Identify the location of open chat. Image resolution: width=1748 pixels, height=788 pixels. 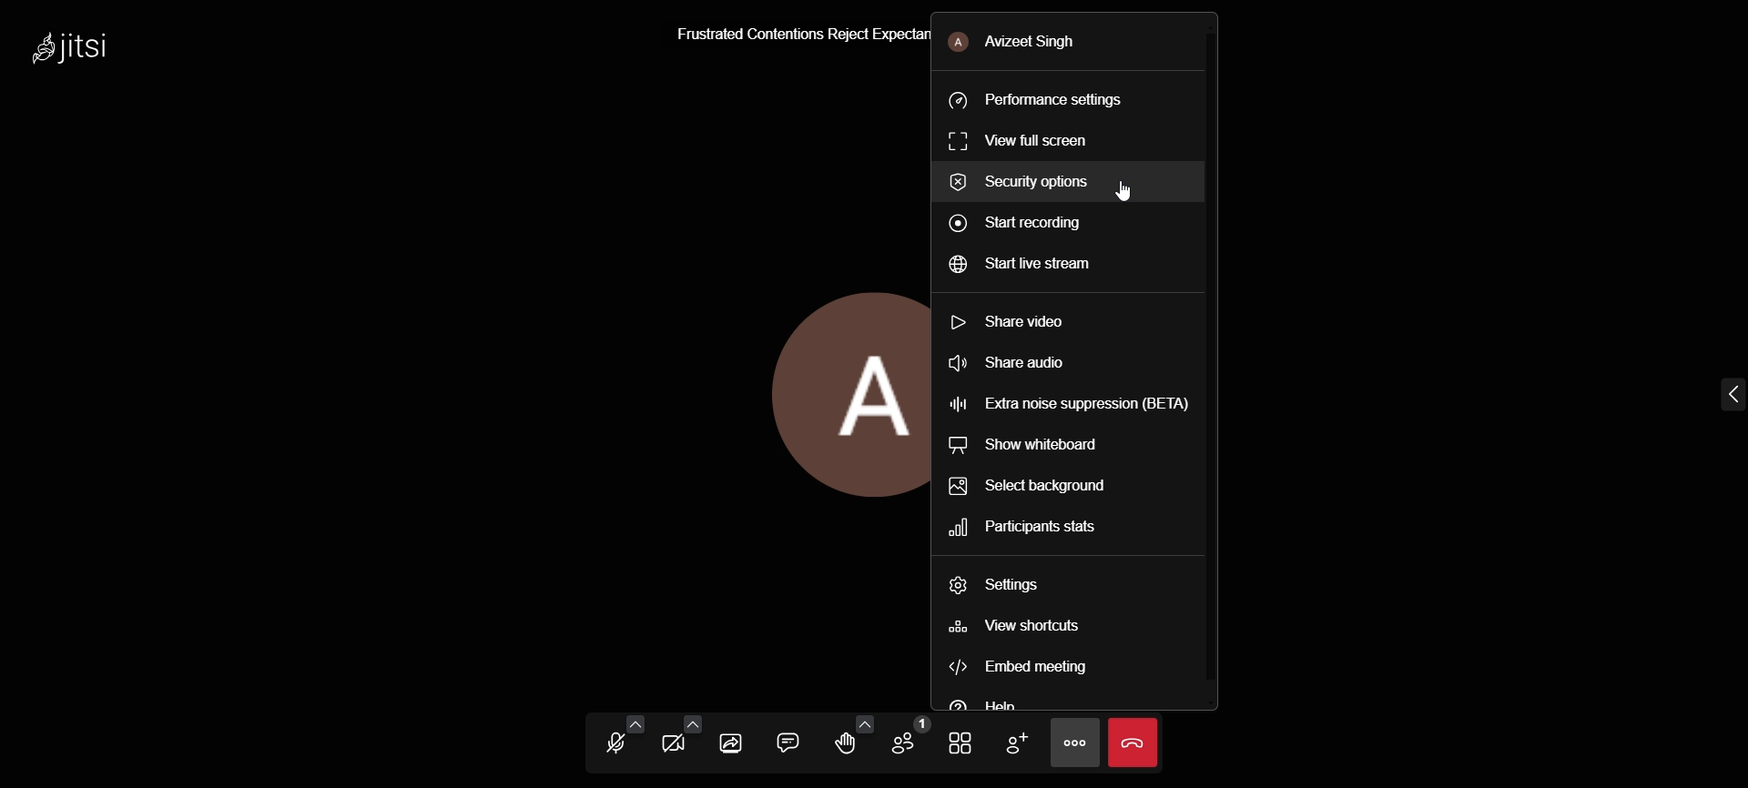
(786, 739).